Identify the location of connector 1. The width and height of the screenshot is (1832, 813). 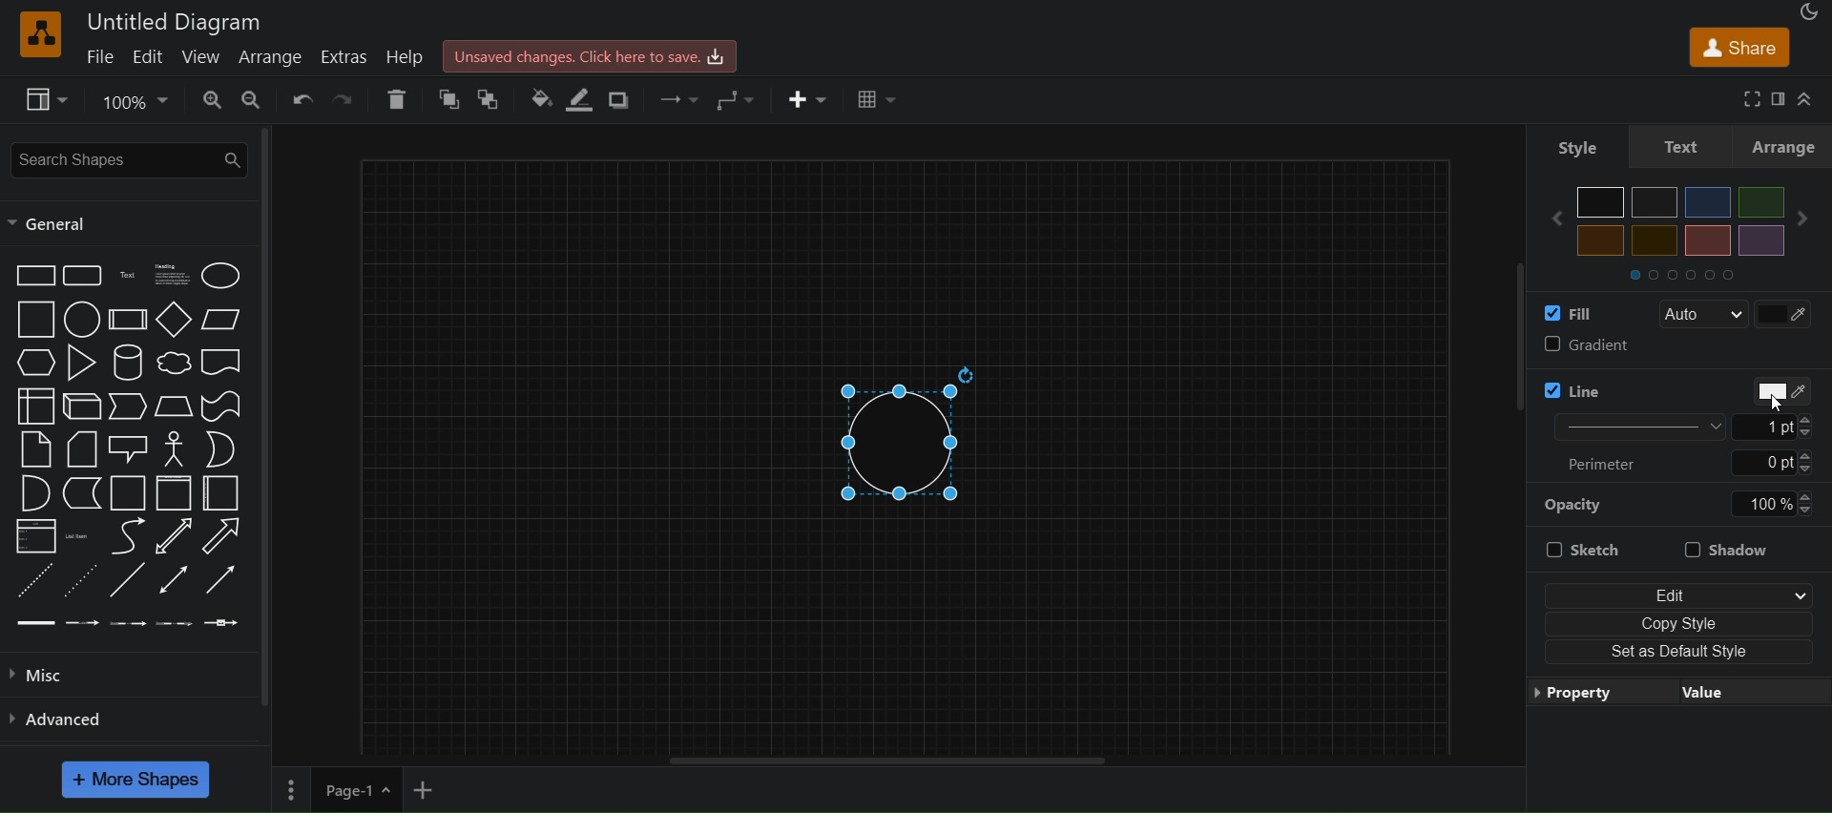
(33, 622).